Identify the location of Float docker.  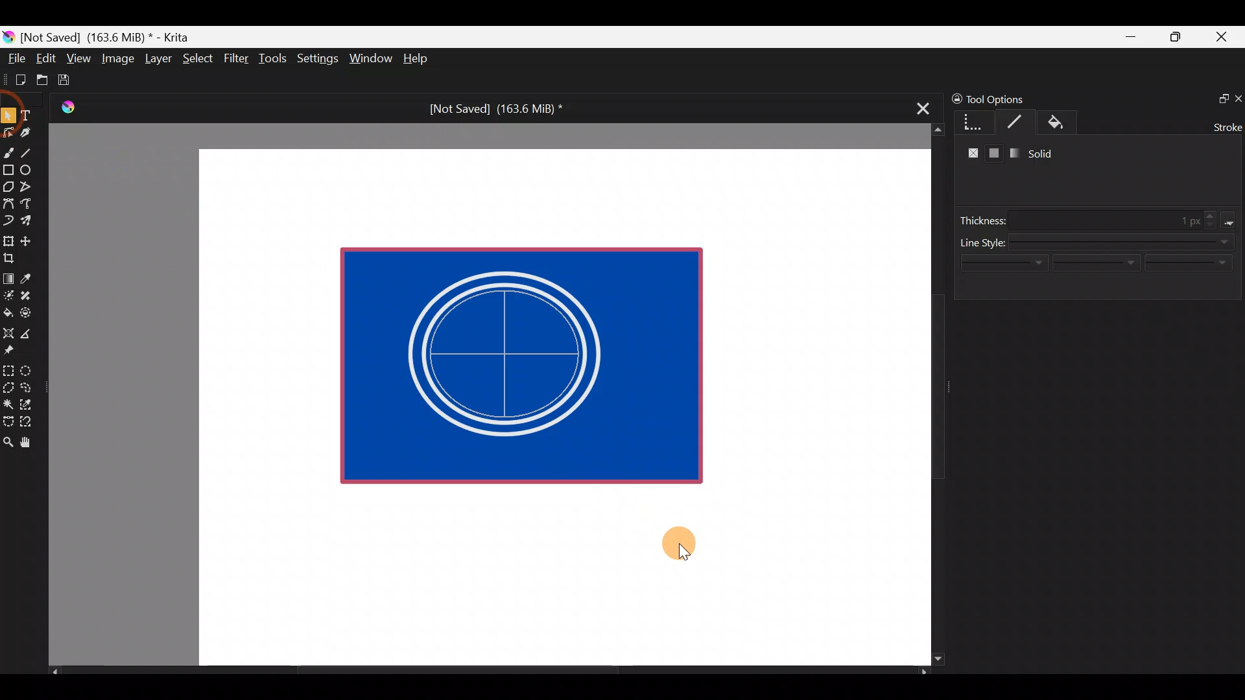
(1218, 97).